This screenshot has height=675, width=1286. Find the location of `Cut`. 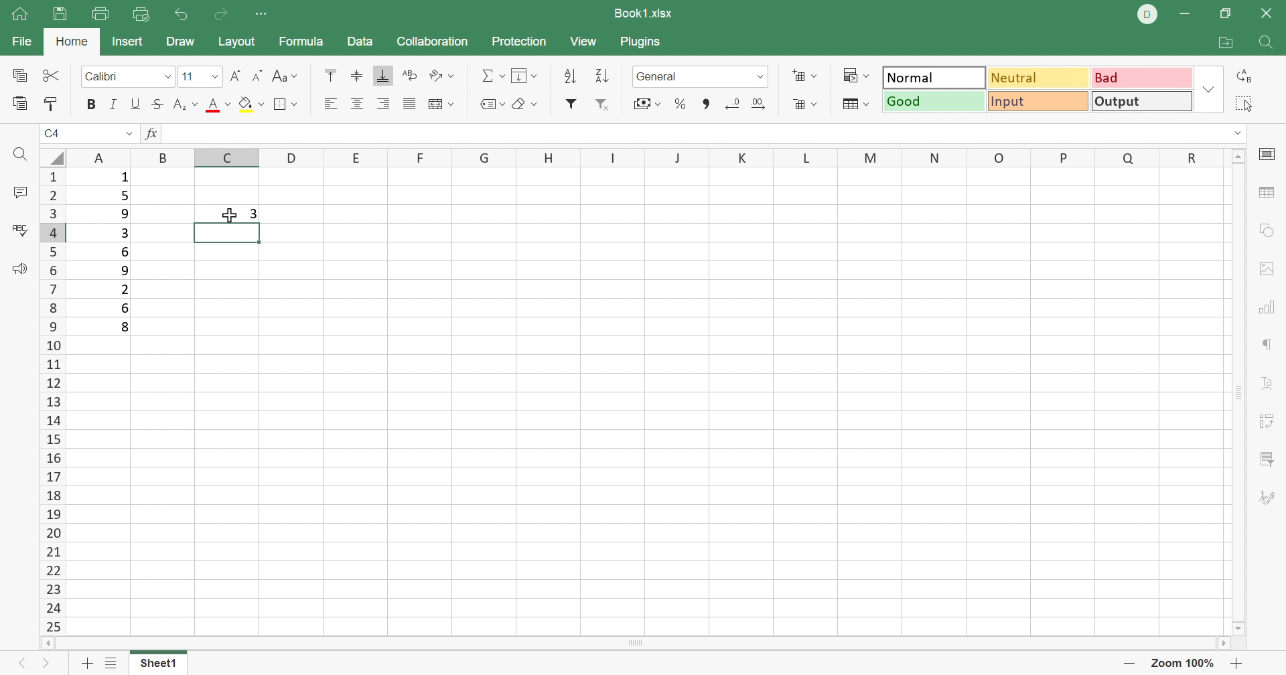

Cut is located at coordinates (53, 74).